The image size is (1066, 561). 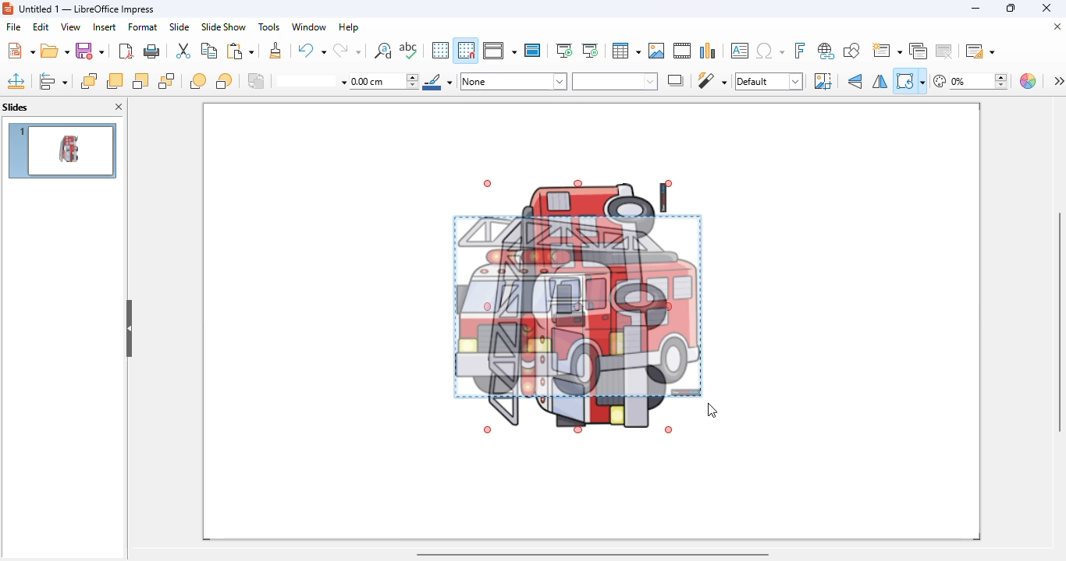 What do you see at coordinates (55, 51) in the screenshot?
I see `open` at bounding box center [55, 51].